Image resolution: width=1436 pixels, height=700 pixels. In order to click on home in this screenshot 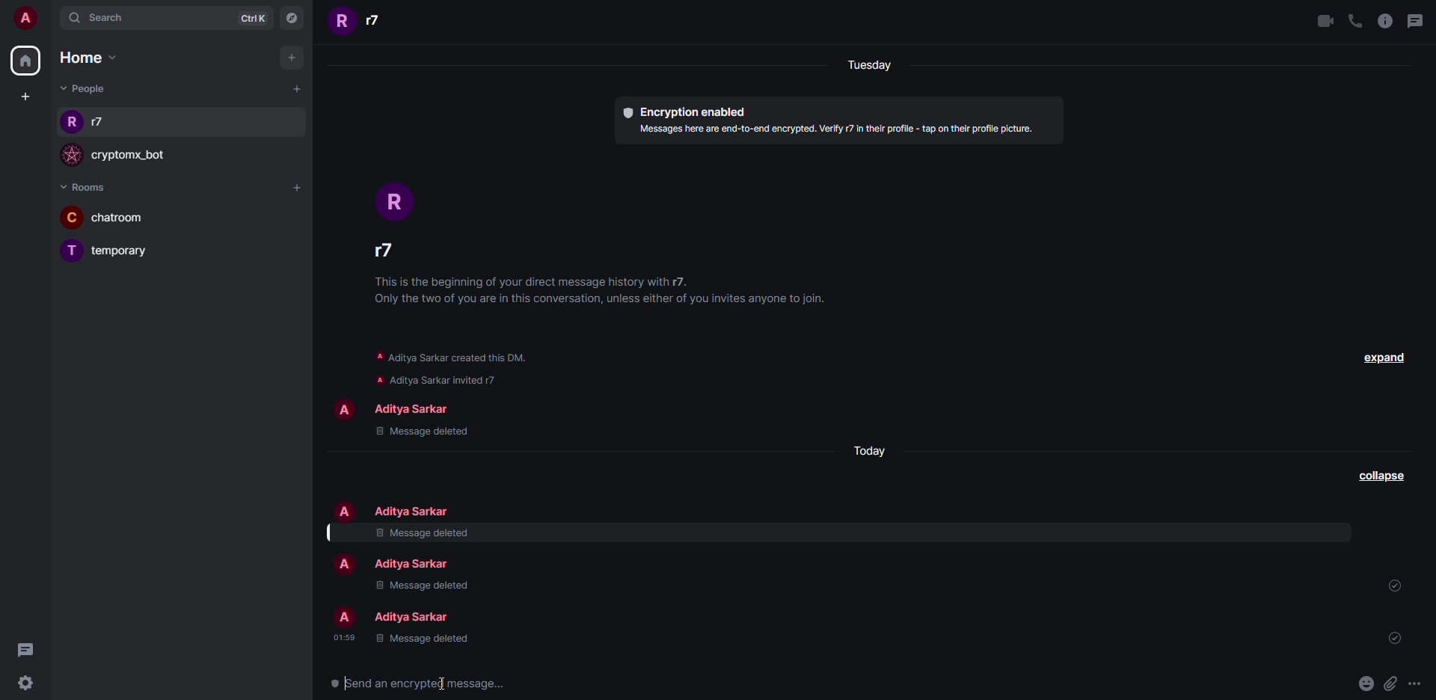, I will do `click(25, 63)`.